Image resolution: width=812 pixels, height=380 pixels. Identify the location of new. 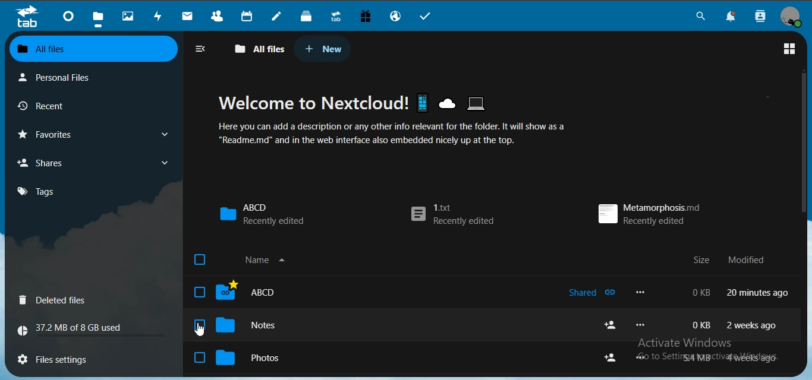
(323, 48).